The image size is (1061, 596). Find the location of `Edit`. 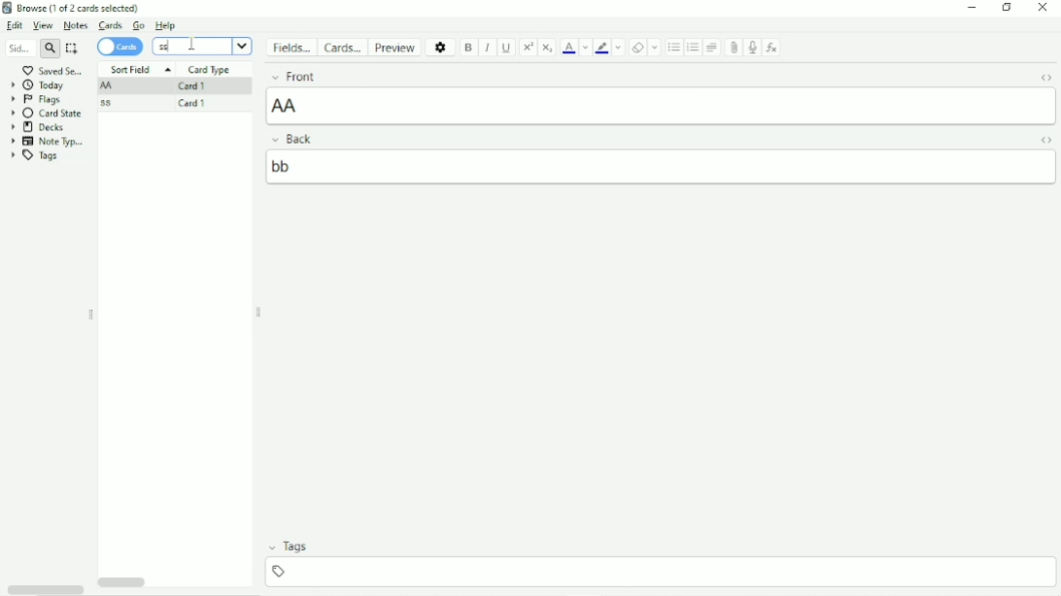

Edit is located at coordinates (16, 26).